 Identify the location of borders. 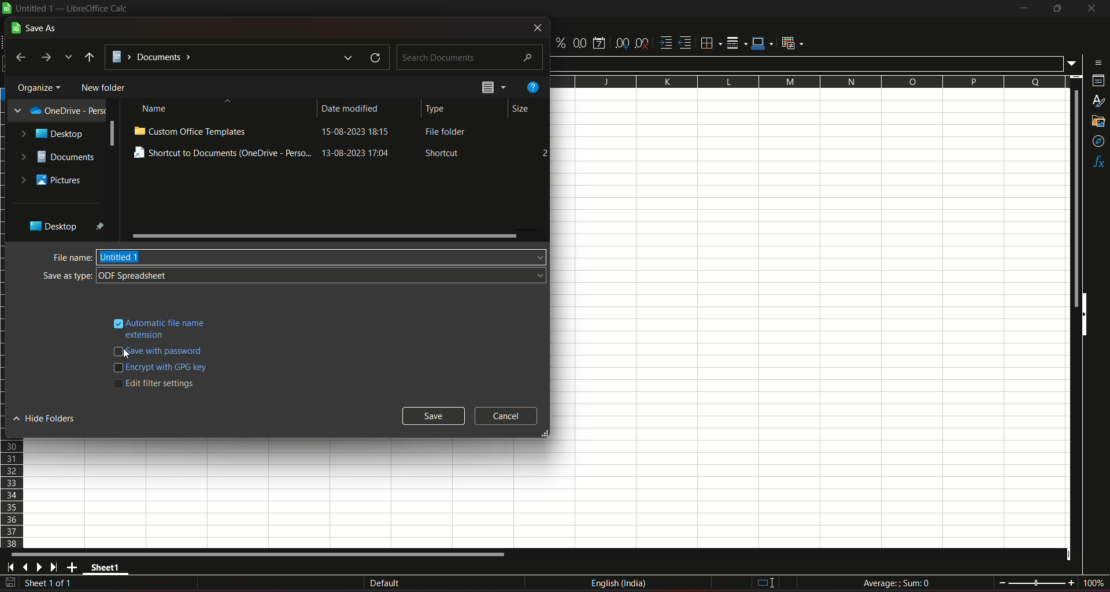
(711, 43).